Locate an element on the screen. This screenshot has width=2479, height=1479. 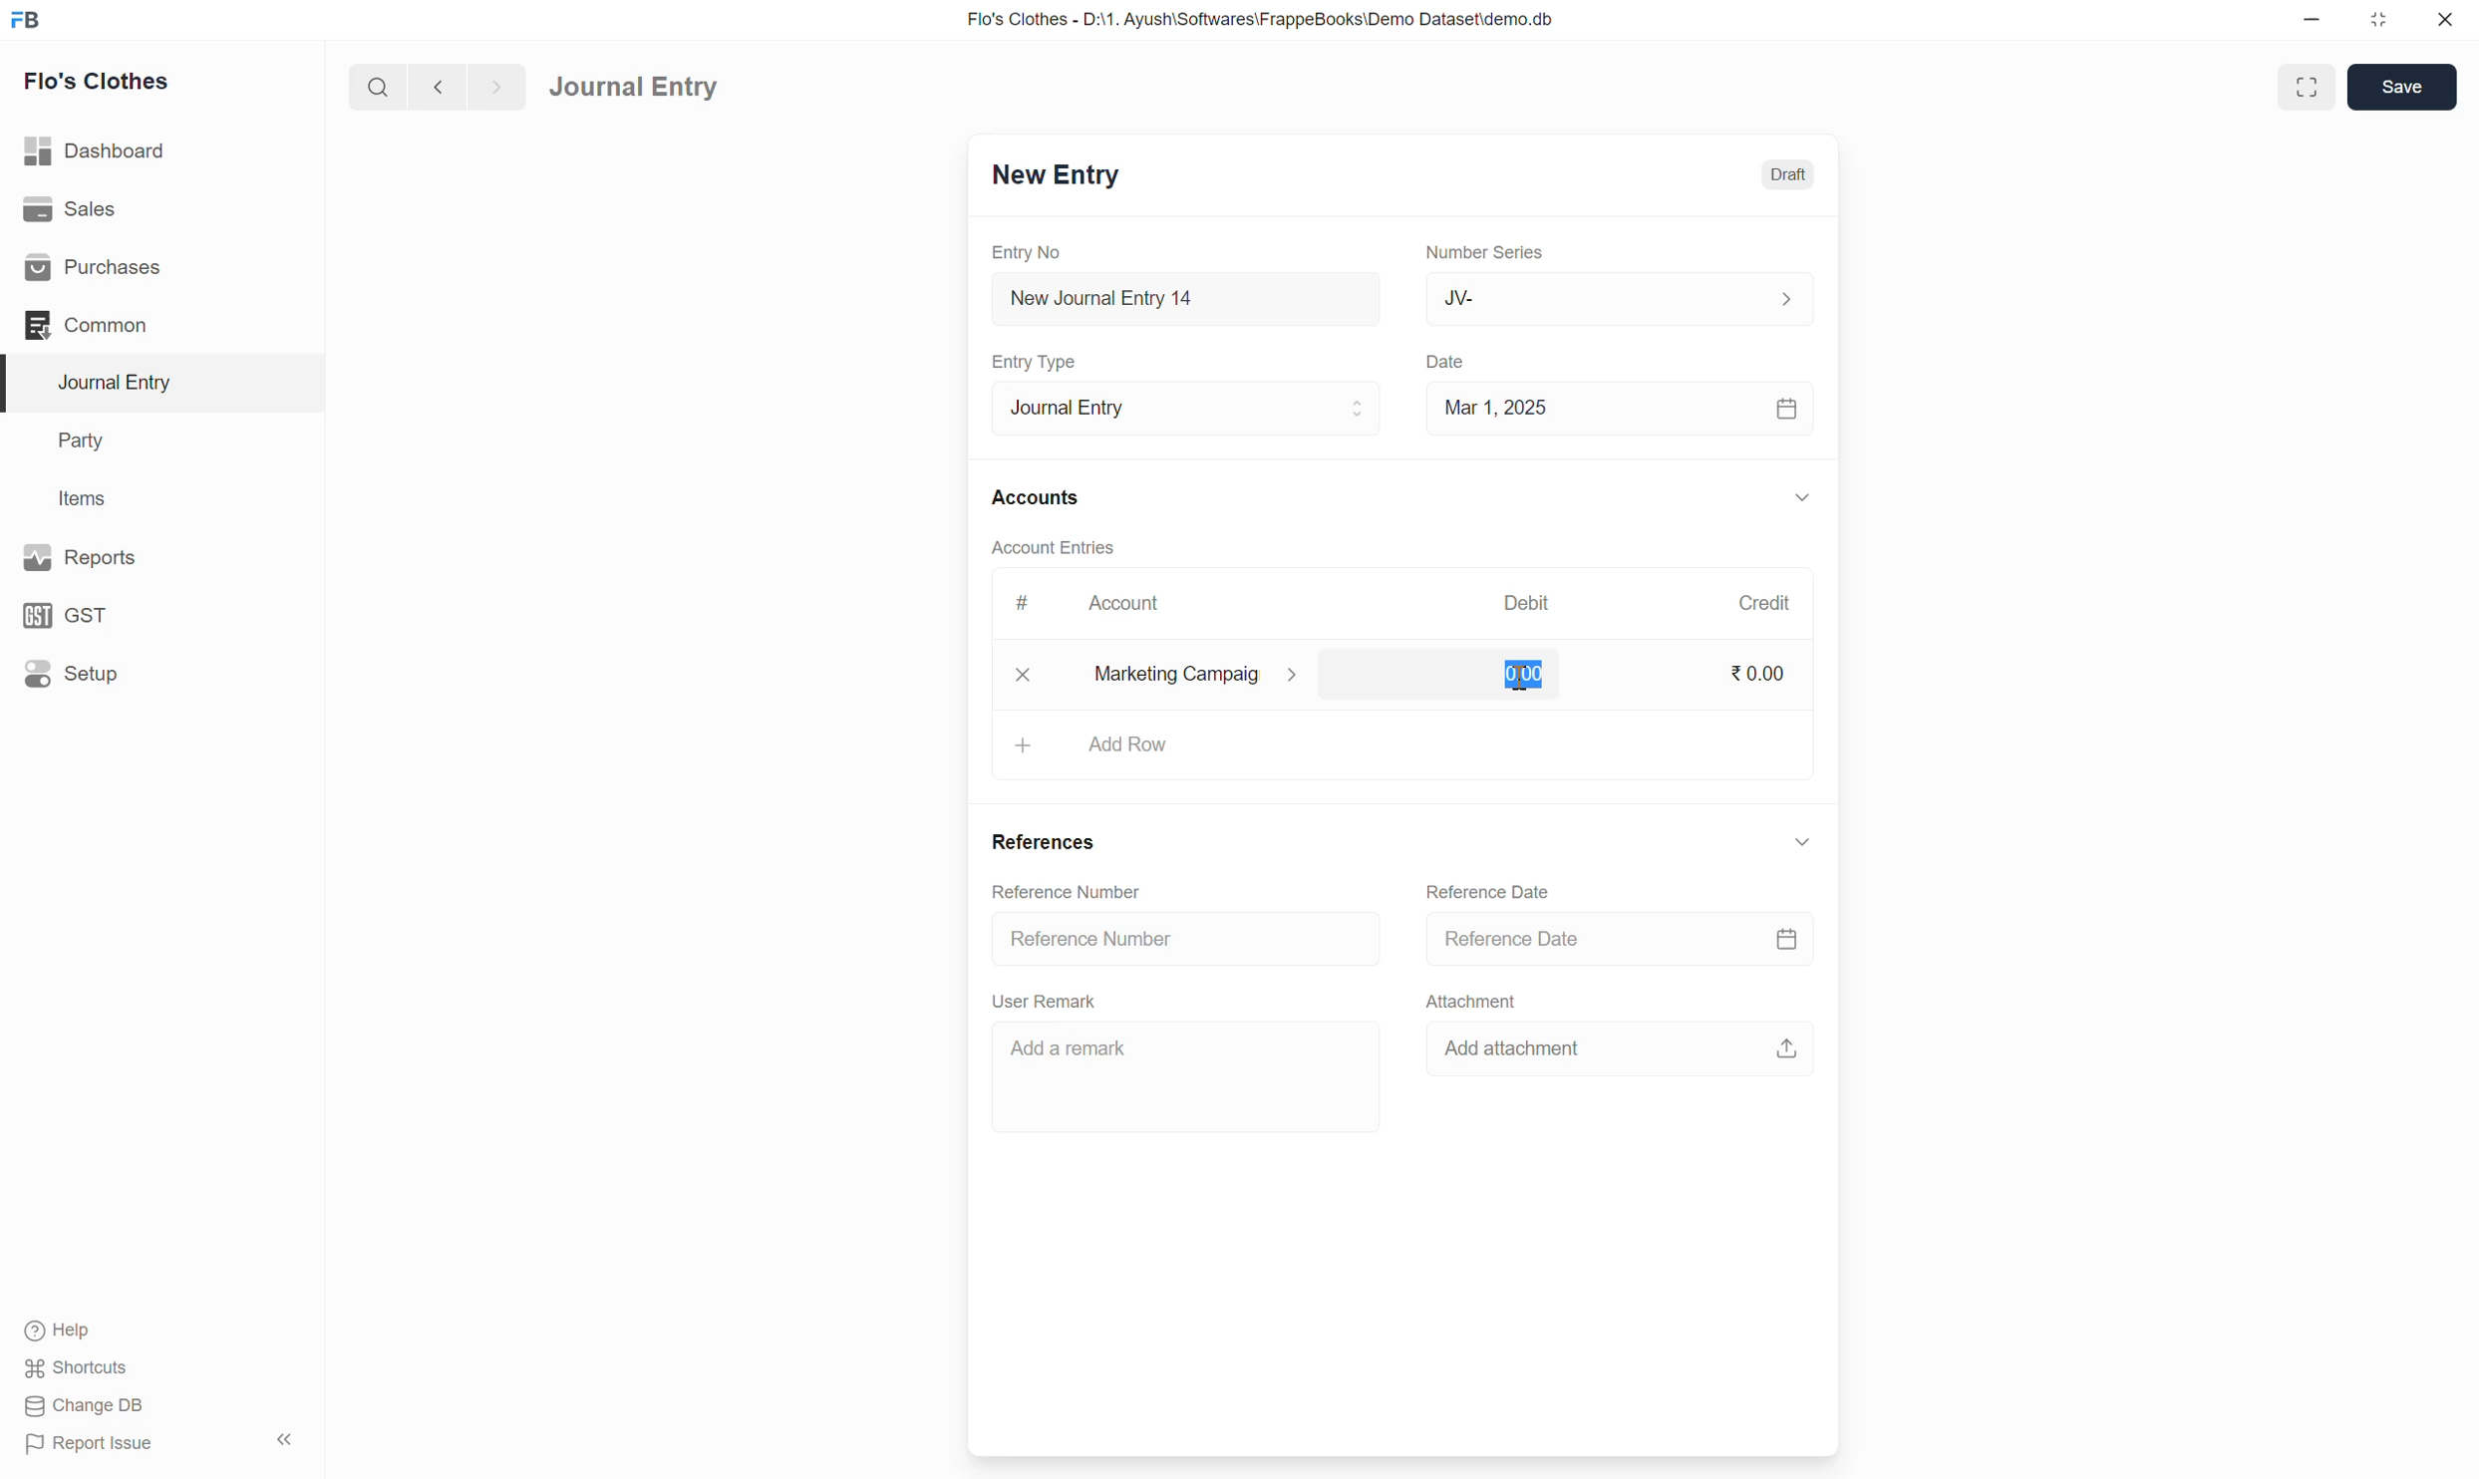
Shortcuts is located at coordinates (84, 1368).